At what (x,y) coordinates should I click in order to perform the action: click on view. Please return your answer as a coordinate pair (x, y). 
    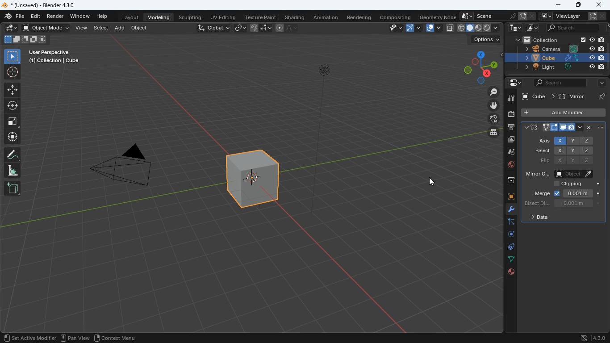
    Looking at the image, I should click on (389, 28).